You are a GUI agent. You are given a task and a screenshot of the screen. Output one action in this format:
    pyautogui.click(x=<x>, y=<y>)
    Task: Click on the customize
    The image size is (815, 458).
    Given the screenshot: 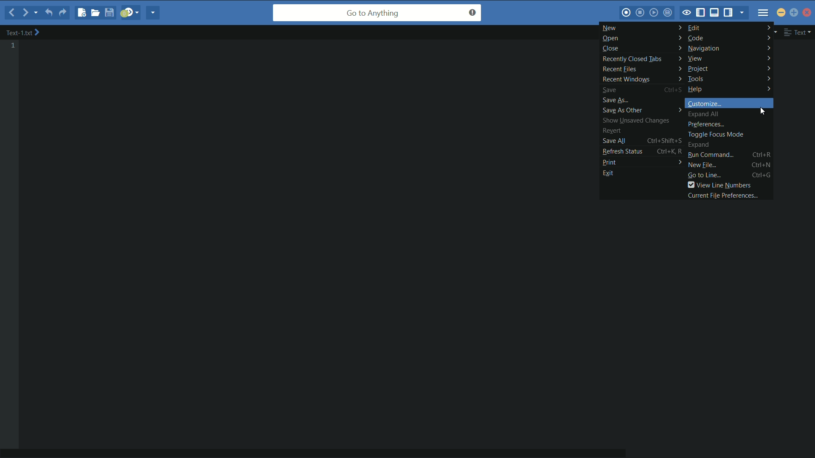 What is the action you would take?
    pyautogui.click(x=705, y=103)
    